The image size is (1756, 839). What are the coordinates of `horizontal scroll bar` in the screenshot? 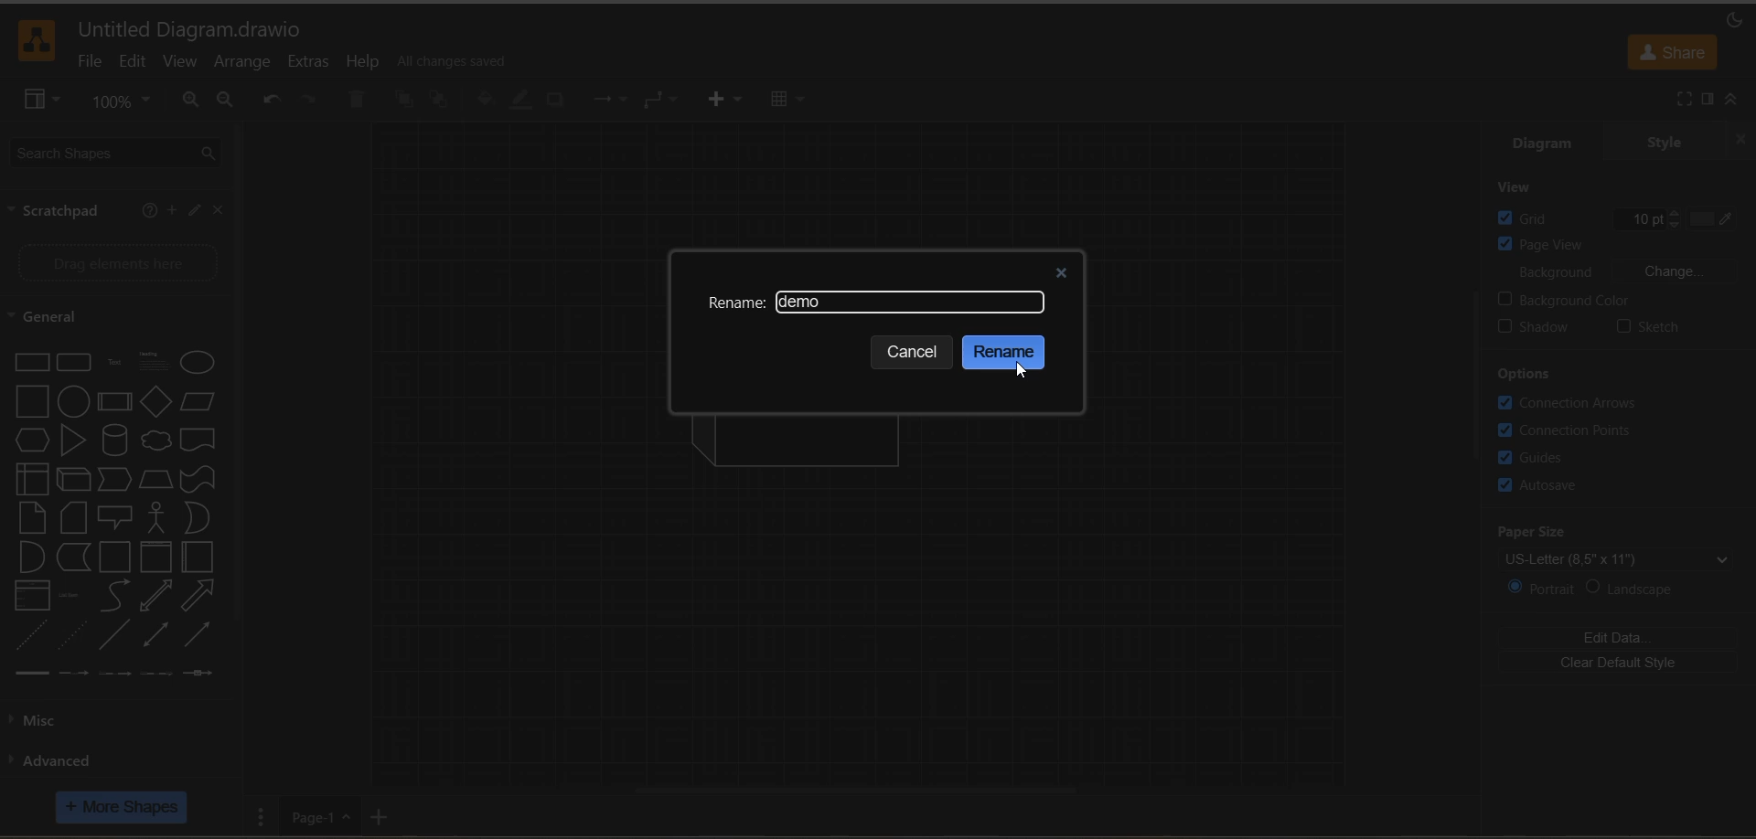 It's located at (861, 789).